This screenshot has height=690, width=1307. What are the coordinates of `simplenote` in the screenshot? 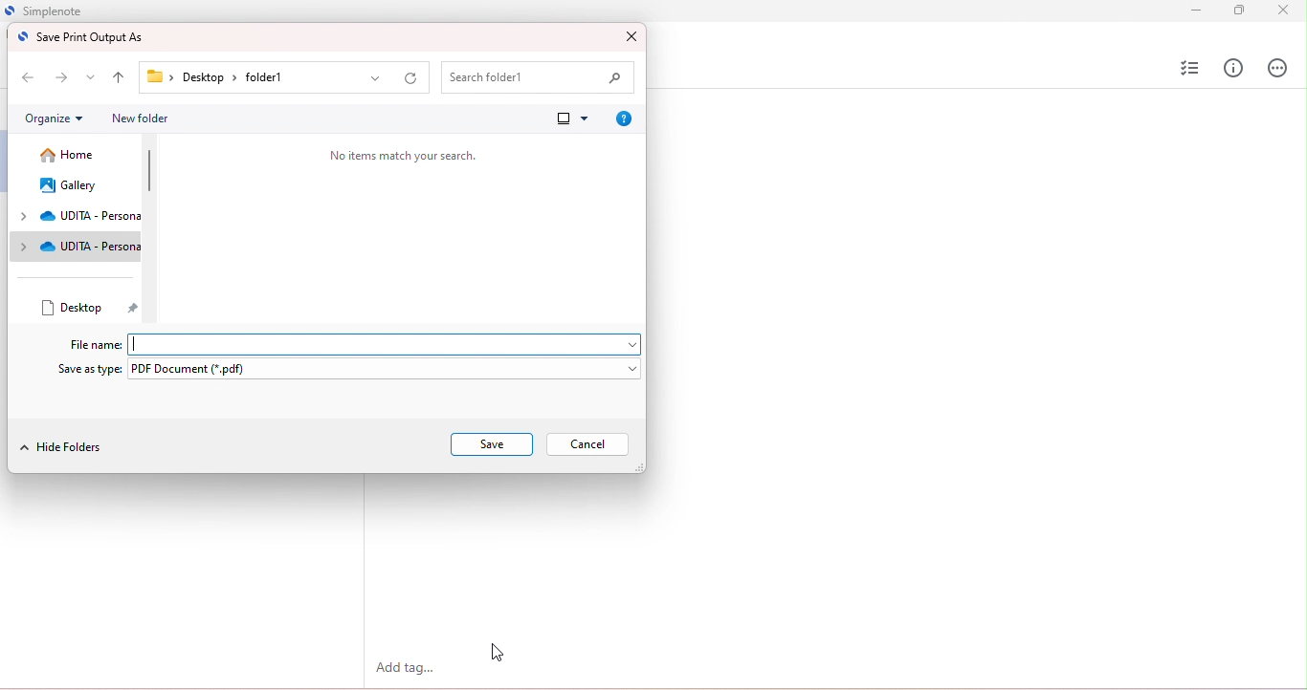 It's located at (68, 11).